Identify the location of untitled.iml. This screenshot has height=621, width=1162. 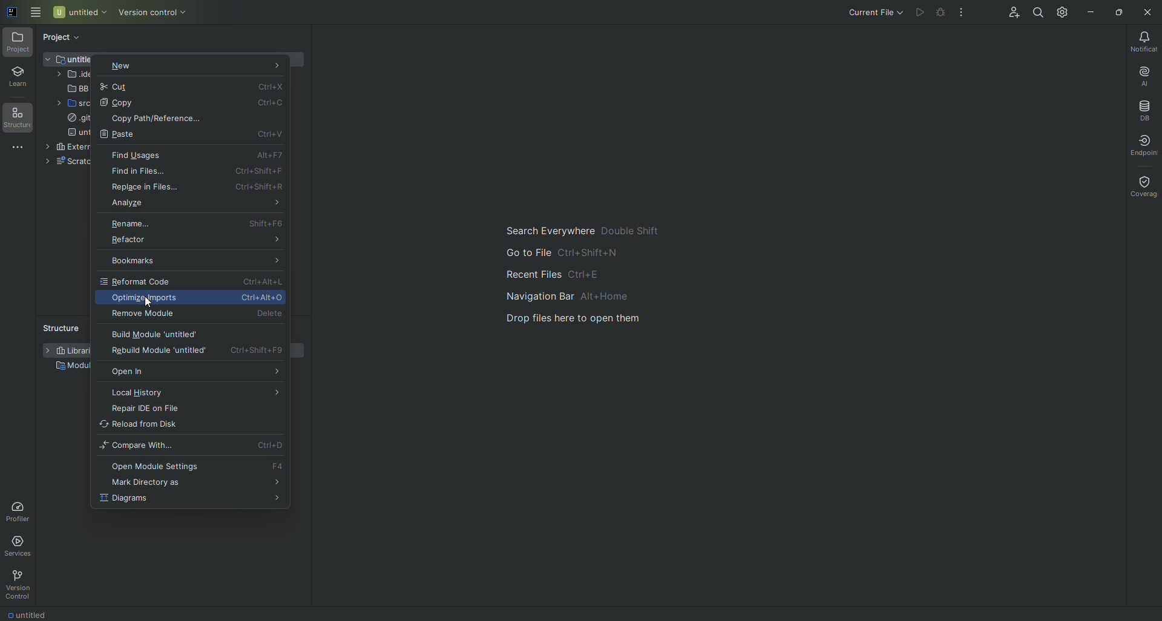
(80, 133).